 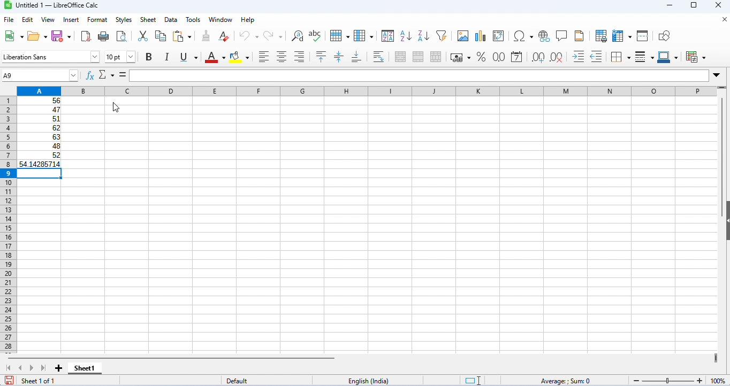 What do you see at coordinates (364, 90) in the screenshot?
I see `sum` at bounding box center [364, 90].